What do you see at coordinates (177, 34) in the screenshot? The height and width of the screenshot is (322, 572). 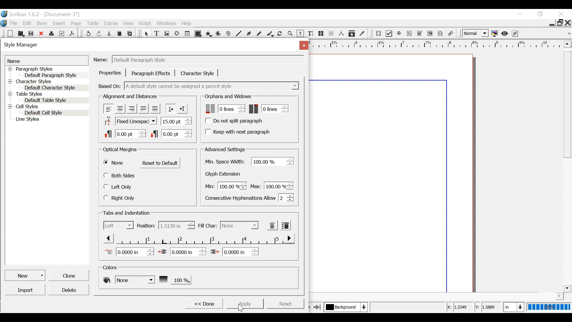 I see `Render frame` at bounding box center [177, 34].